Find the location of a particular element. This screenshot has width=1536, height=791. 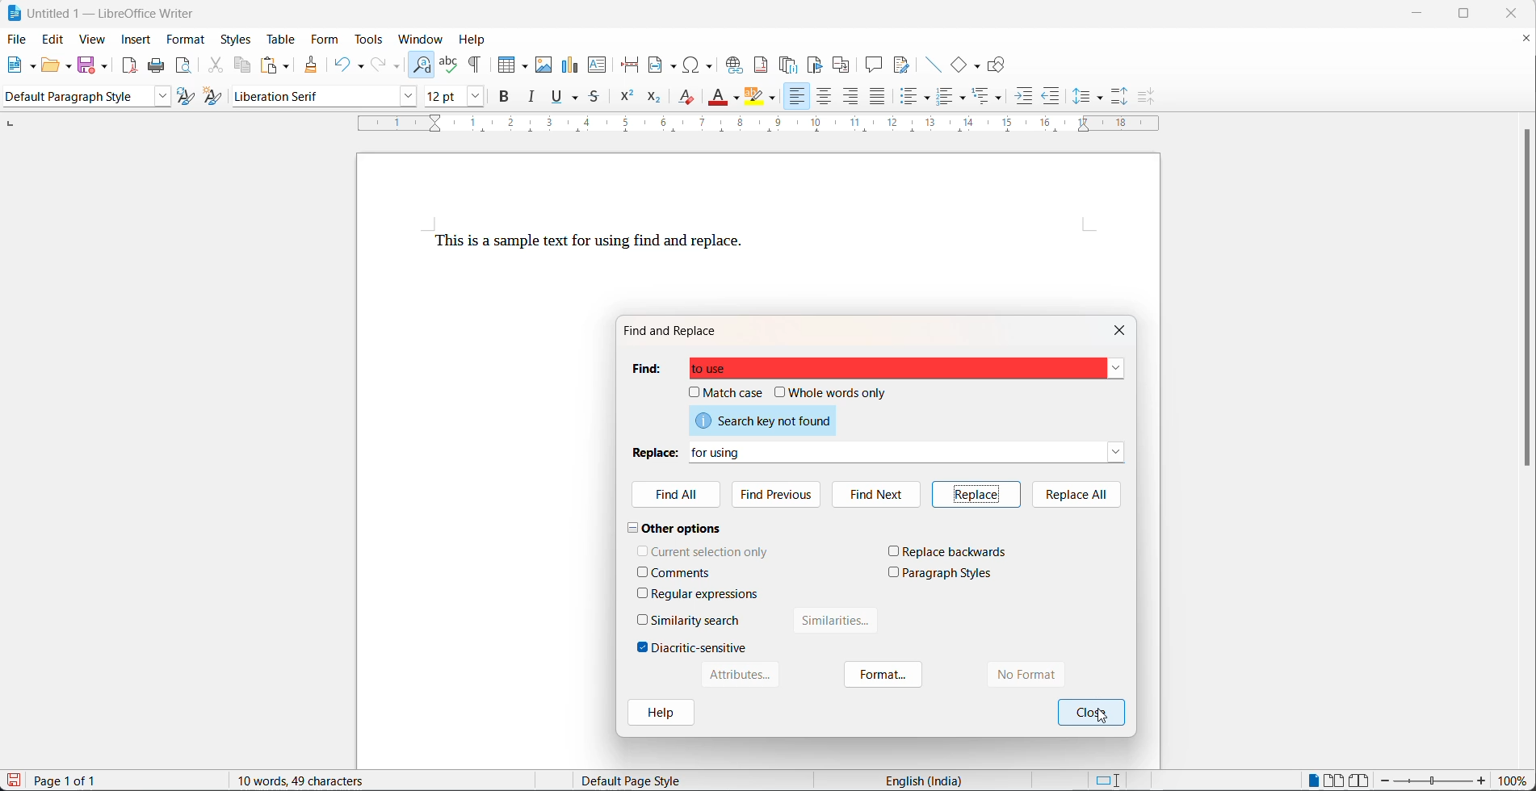

cut is located at coordinates (216, 67).